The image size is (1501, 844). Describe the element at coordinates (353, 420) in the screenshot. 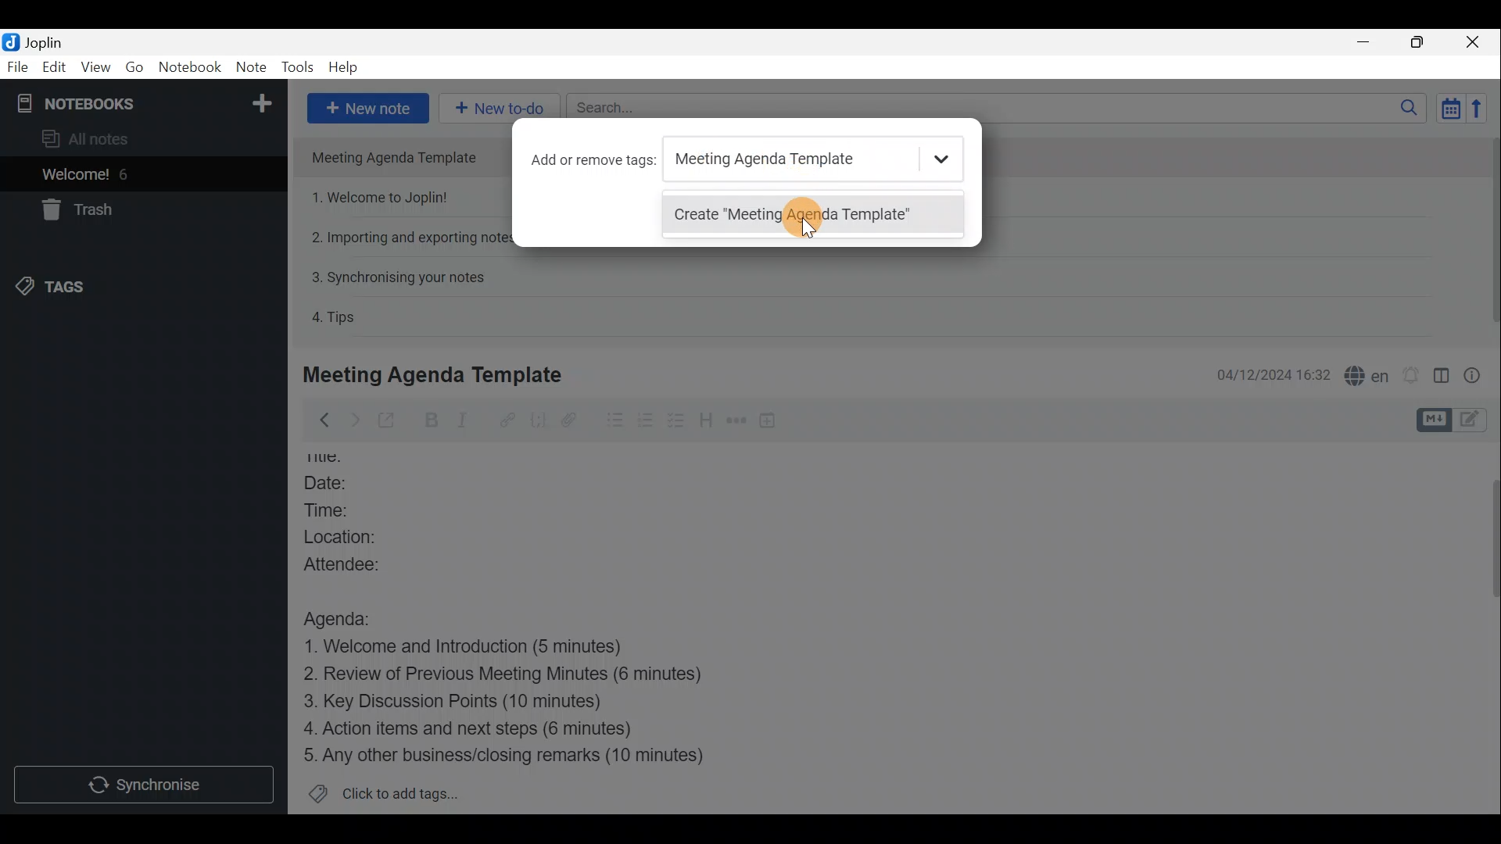

I see `Forward` at that location.